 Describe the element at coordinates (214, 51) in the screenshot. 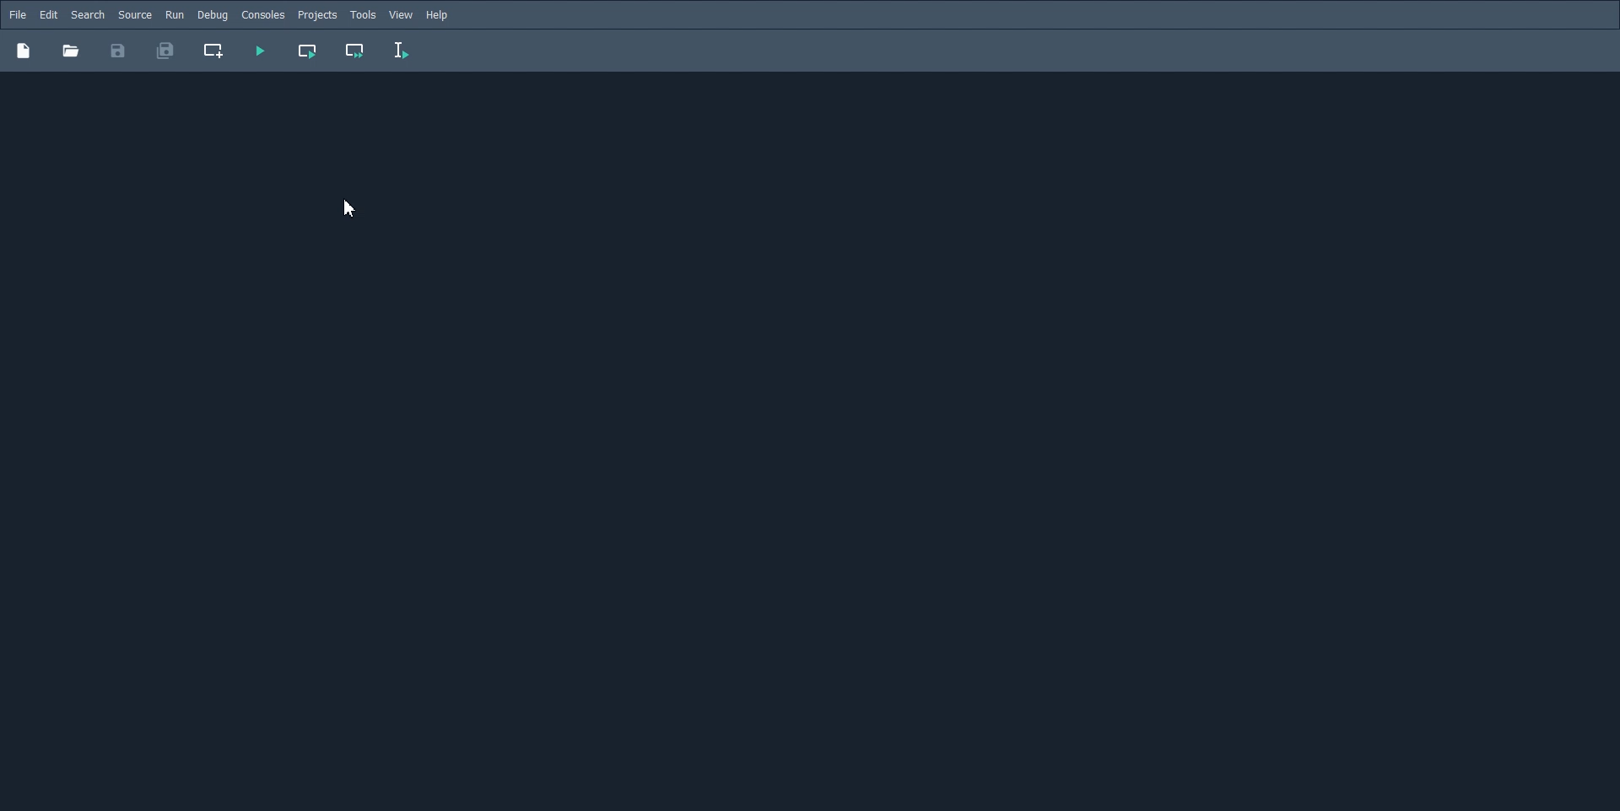

I see `Create new cell` at that location.